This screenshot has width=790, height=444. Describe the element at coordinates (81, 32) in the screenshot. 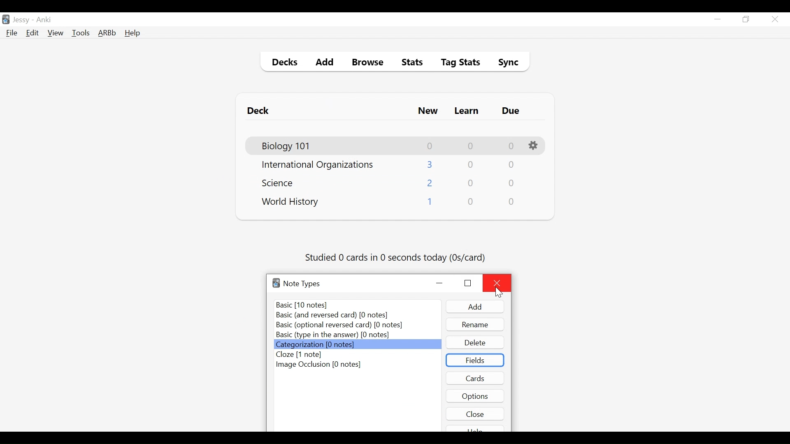

I see `Tools` at that location.